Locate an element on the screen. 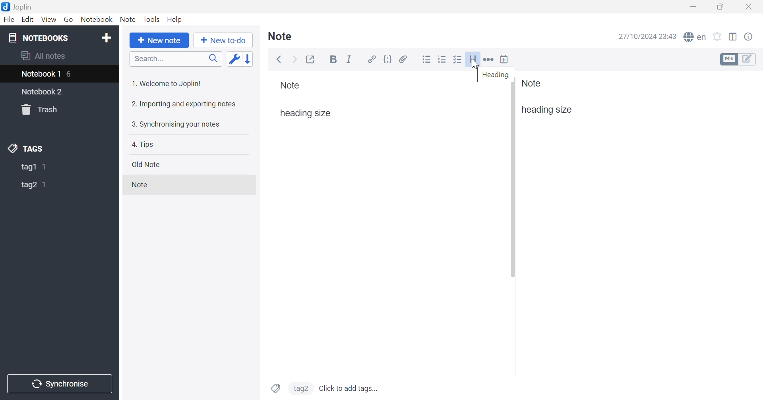 The height and width of the screenshot is (400, 763). Note properties is located at coordinates (749, 37).